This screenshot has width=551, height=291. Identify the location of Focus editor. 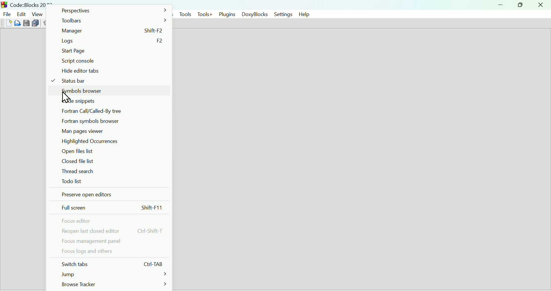
(110, 221).